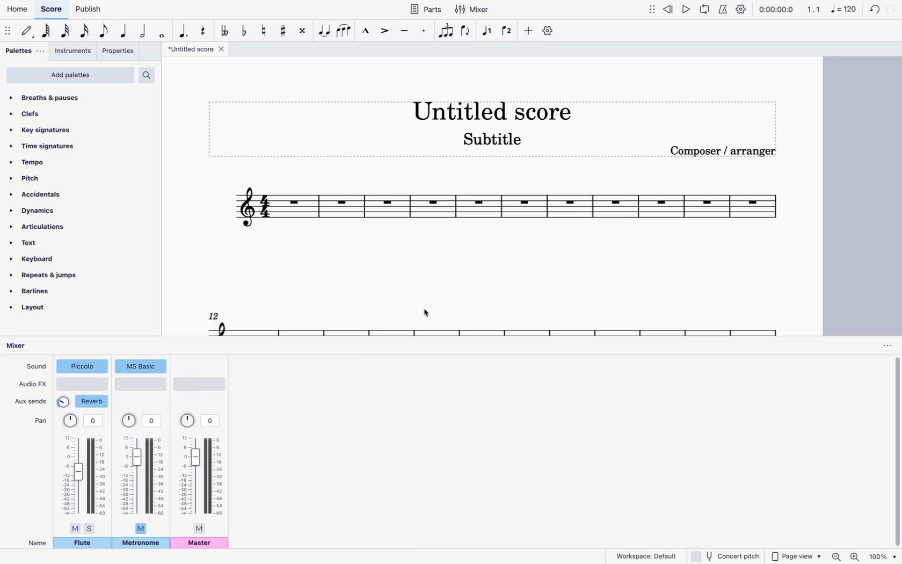  What do you see at coordinates (364, 30) in the screenshot?
I see `marcato` at bounding box center [364, 30].